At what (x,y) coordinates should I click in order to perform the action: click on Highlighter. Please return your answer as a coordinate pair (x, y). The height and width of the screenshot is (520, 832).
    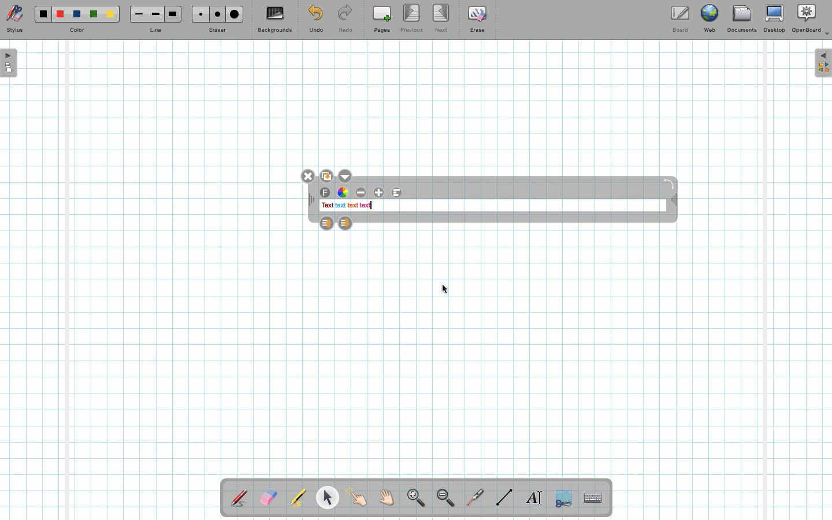
    Looking at the image, I should click on (297, 499).